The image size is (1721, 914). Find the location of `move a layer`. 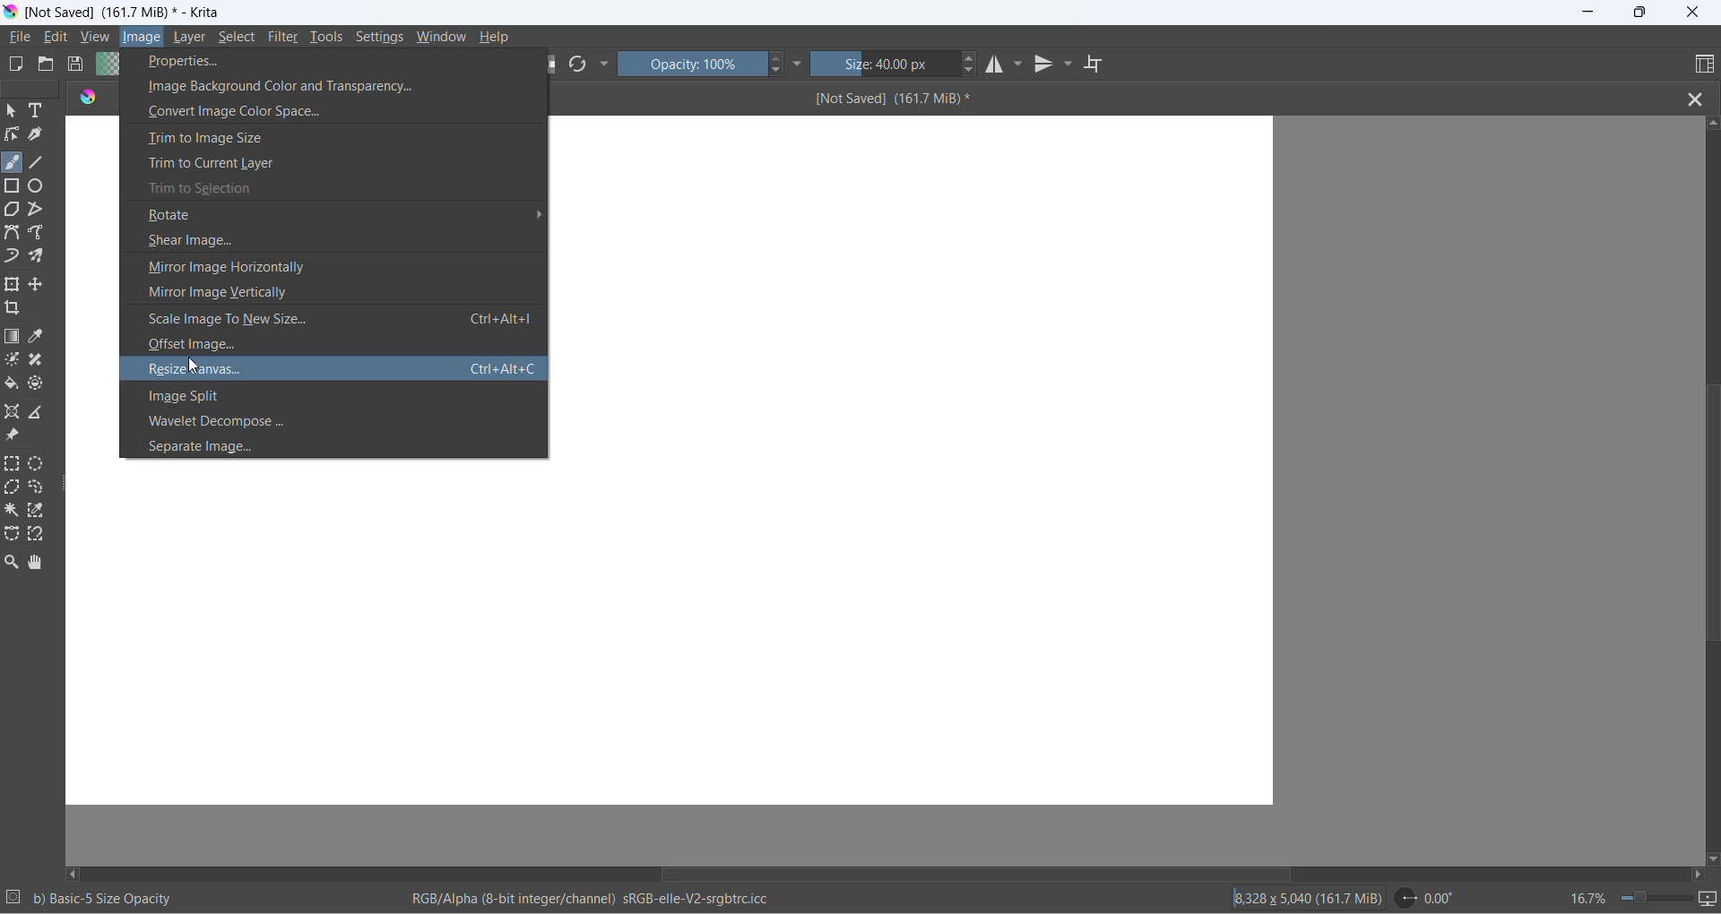

move a layer is located at coordinates (39, 285).